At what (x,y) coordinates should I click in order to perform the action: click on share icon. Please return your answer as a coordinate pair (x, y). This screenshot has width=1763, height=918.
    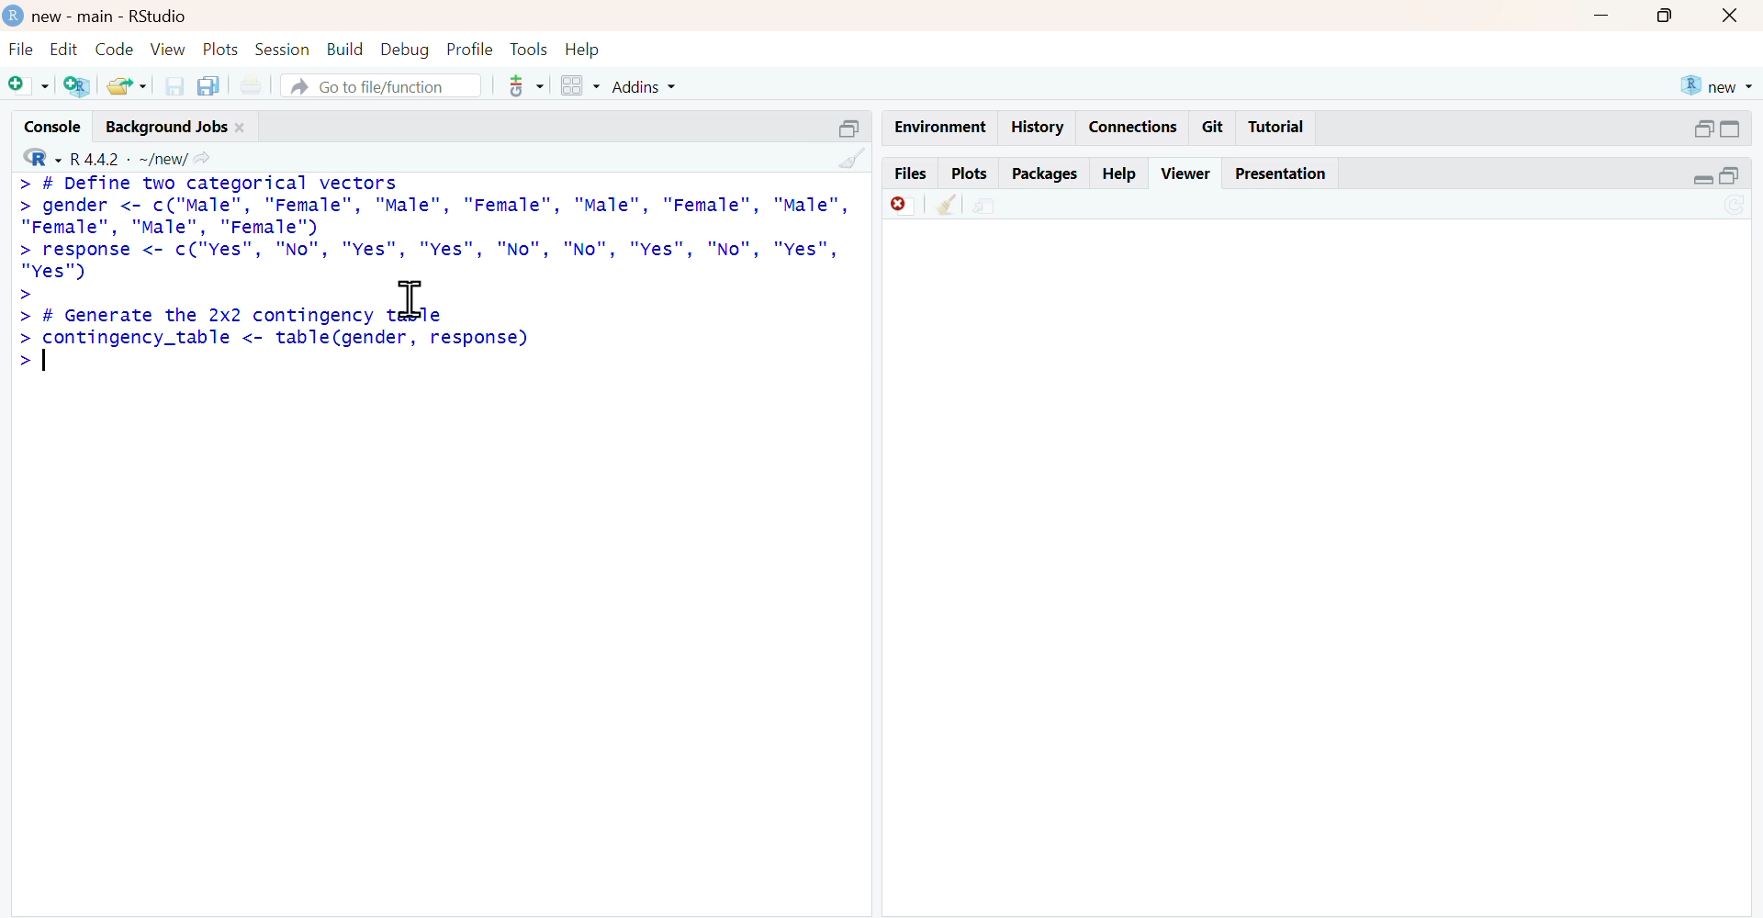
    Looking at the image, I should click on (204, 160).